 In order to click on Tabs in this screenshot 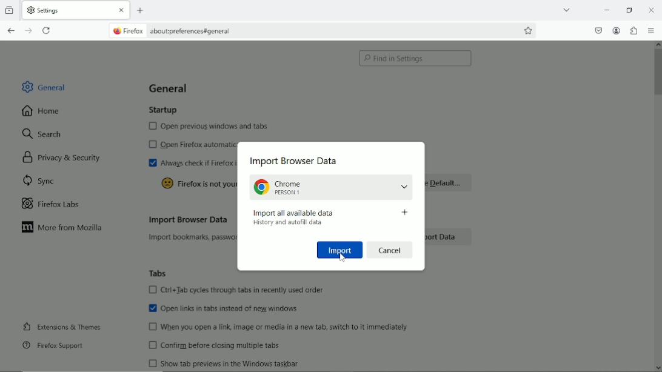, I will do `click(159, 273)`.